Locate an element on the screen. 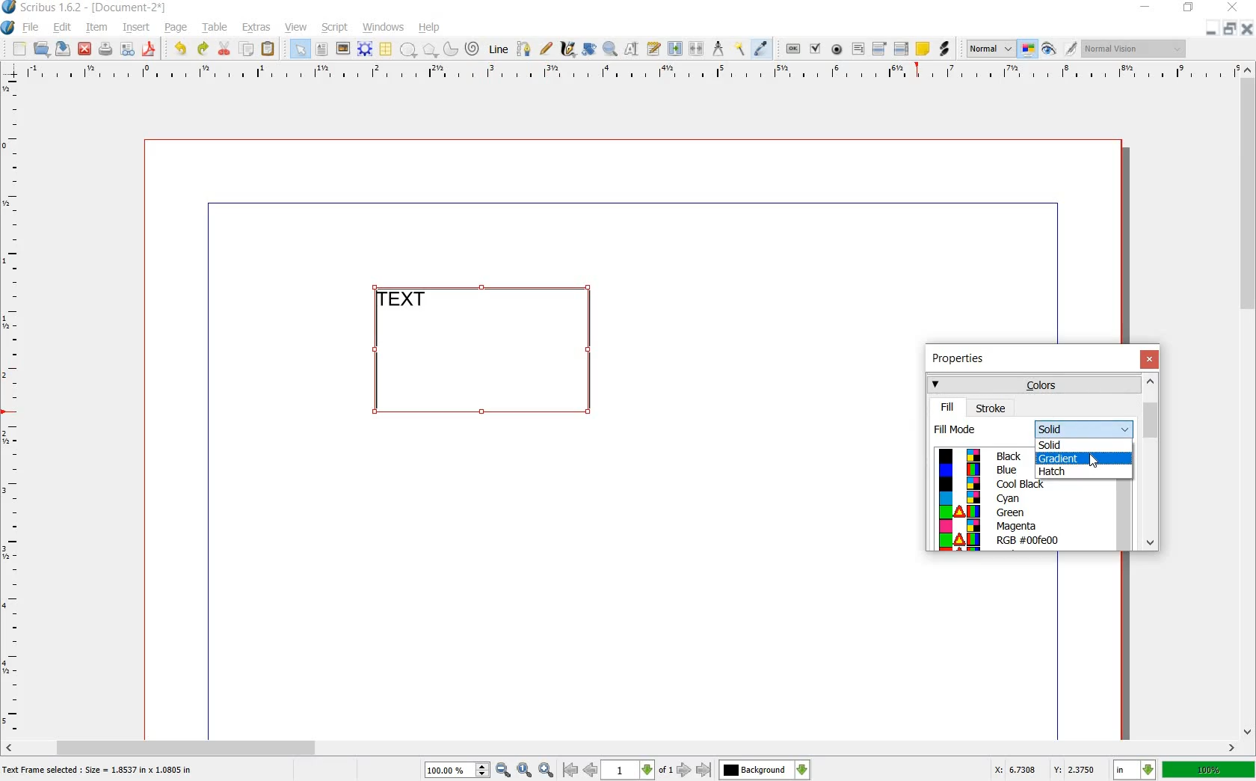  scribus 1.6.2 - [document-2*] is located at coordinates (99, 8).